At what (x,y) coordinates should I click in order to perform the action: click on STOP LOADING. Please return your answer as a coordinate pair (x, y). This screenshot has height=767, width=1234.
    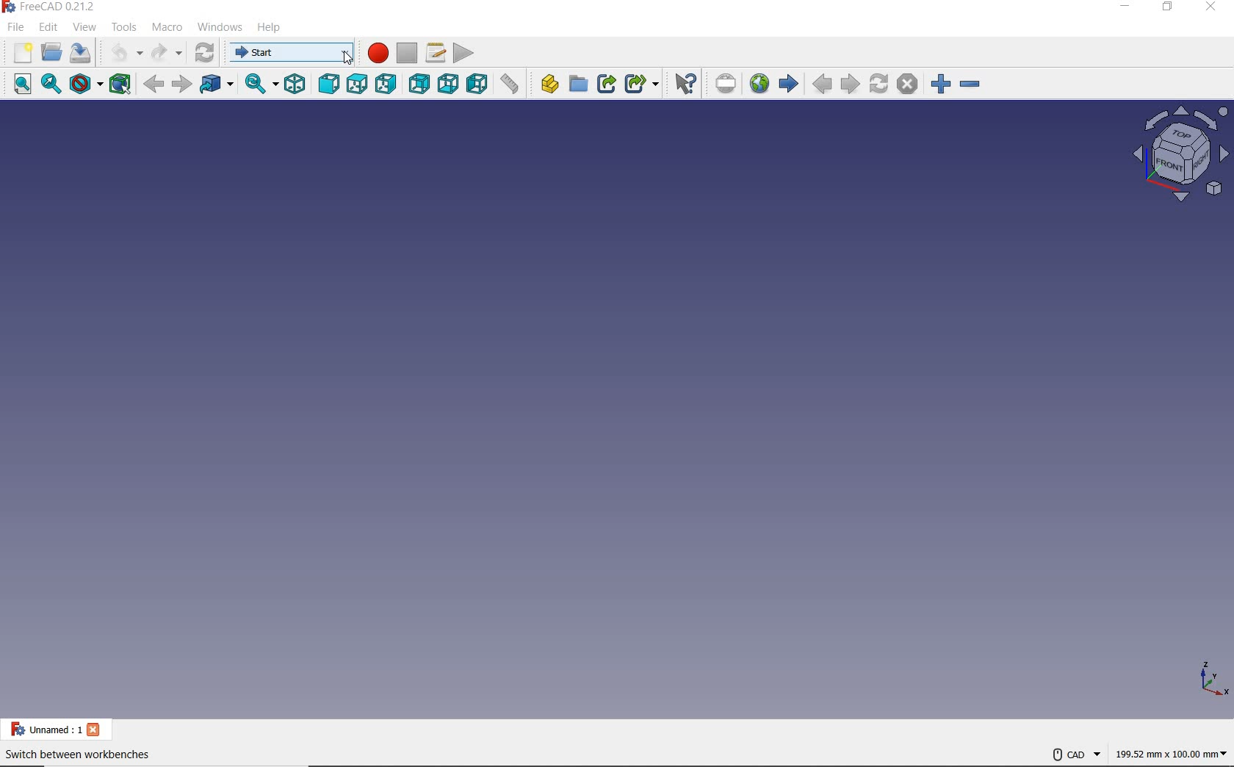
    Looking at the image, I should click on (908, 84).